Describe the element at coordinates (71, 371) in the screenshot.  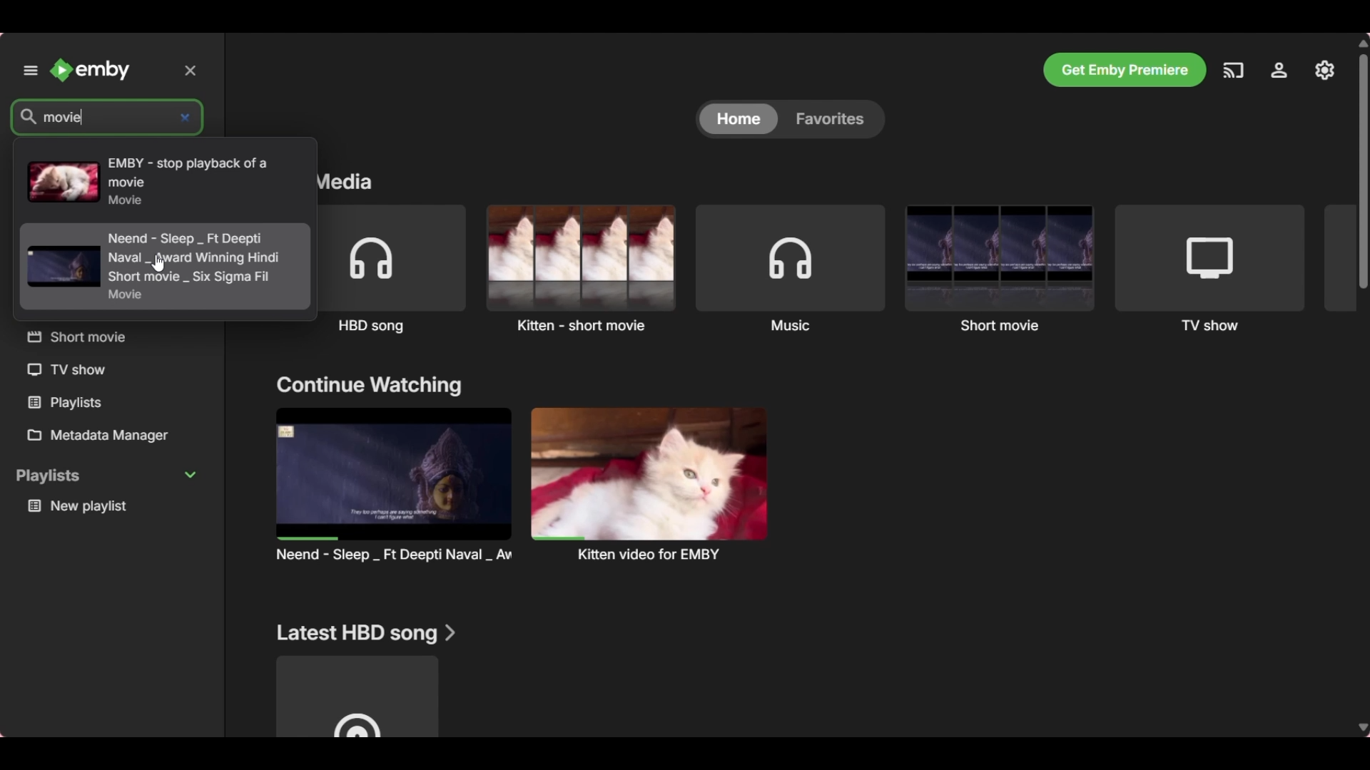
I see `` at that location.